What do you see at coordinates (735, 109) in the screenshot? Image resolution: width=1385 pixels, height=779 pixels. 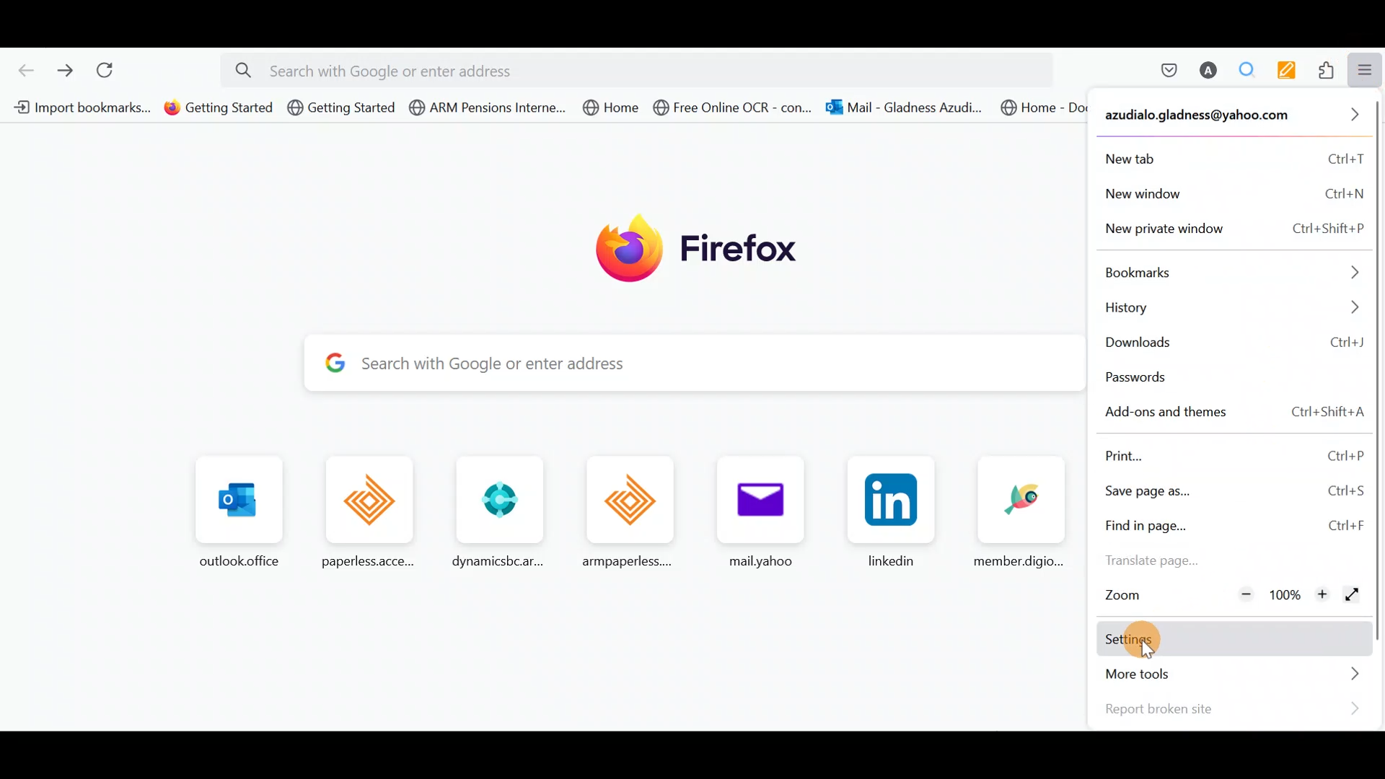 I see `@ Free Online OCR - con...` at bounding box center [735, 109].